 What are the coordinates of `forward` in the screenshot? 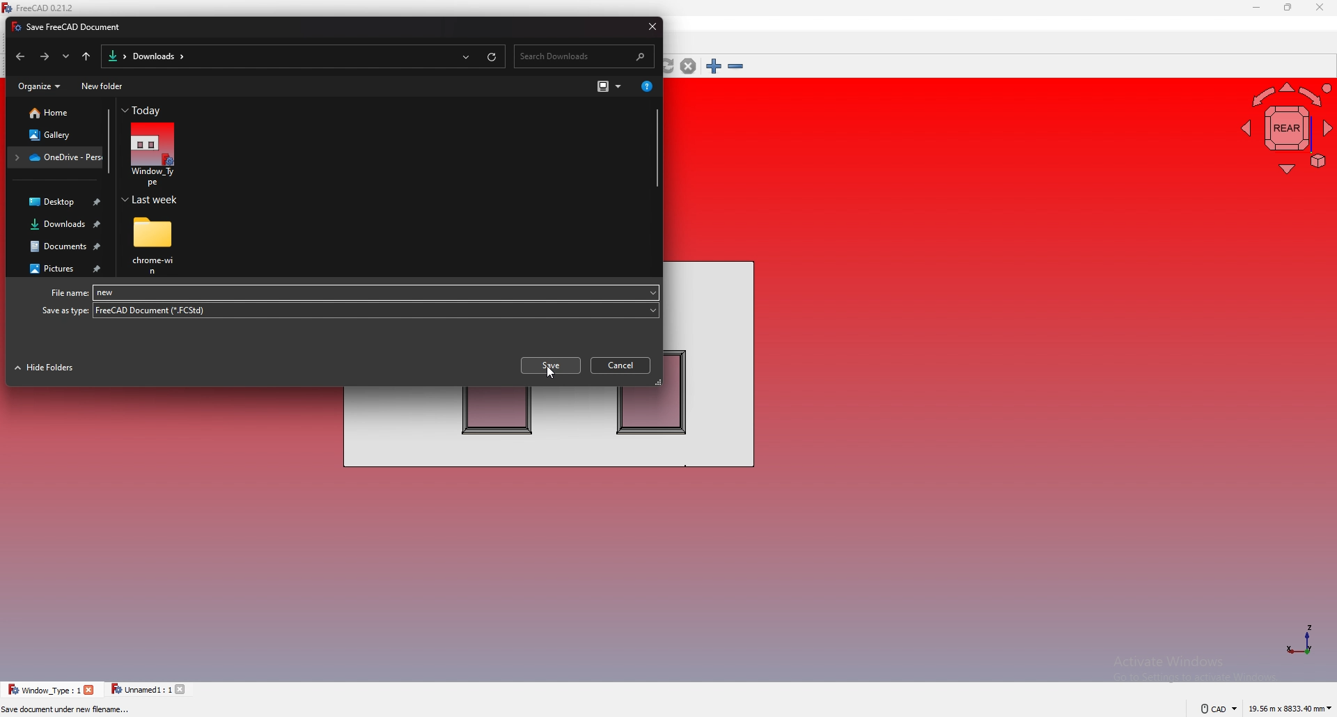 It's located at (44, 57).